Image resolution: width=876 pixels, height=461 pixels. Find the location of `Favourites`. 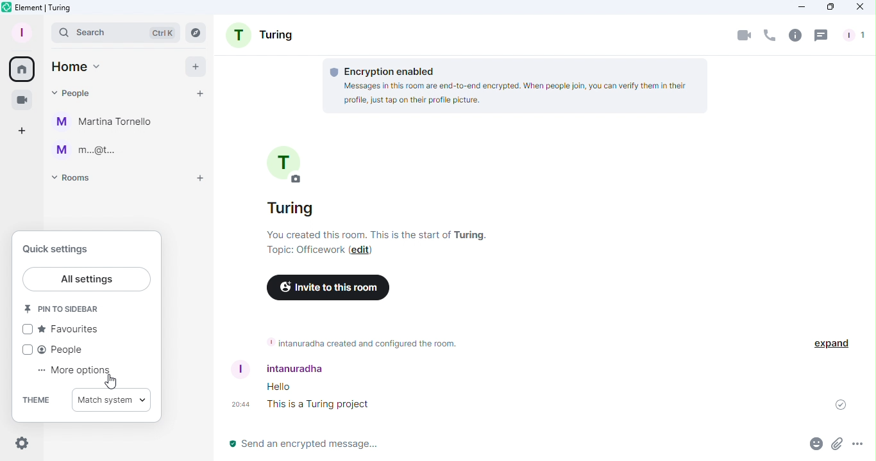

Favourites is located at coordinates (60, 328).